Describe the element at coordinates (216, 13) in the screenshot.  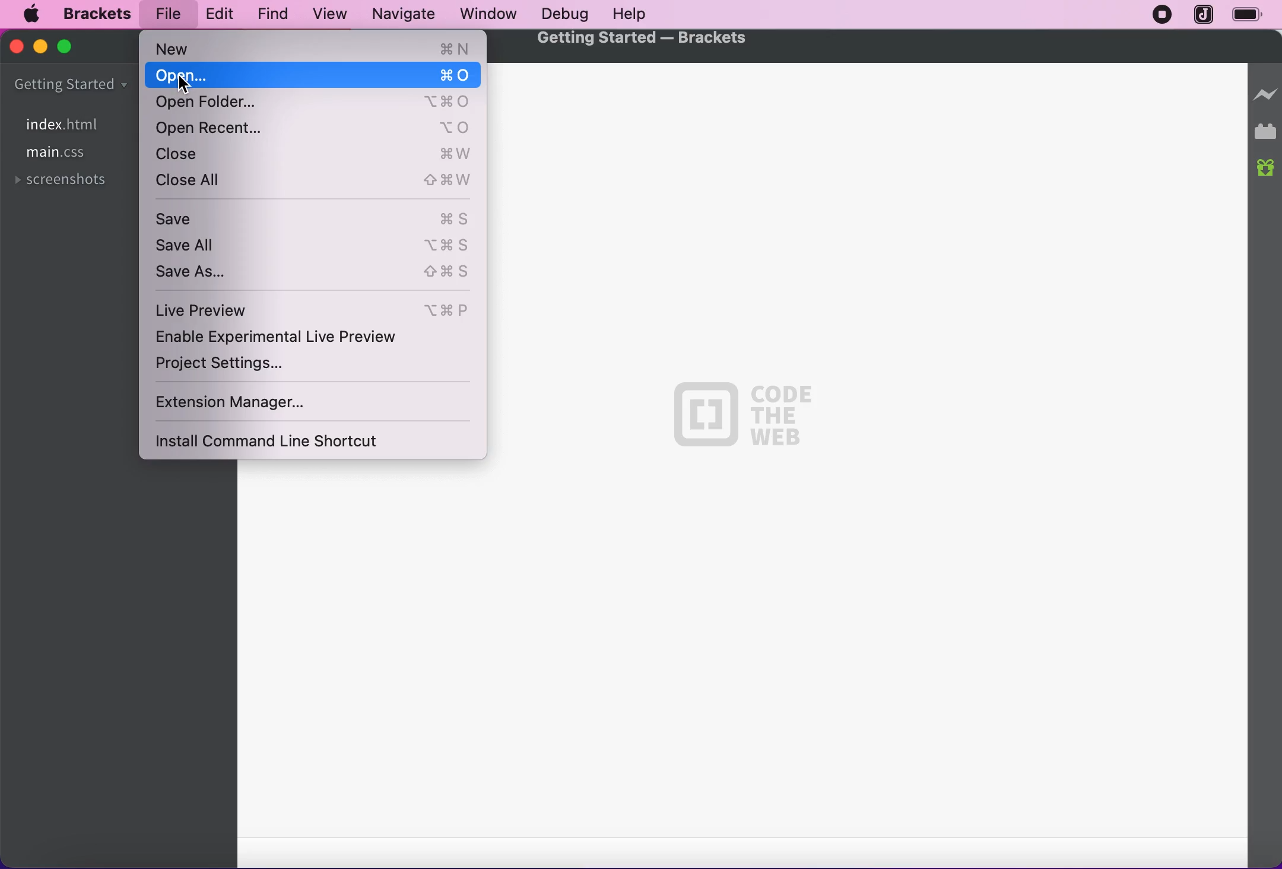
I see `edit` at that location.